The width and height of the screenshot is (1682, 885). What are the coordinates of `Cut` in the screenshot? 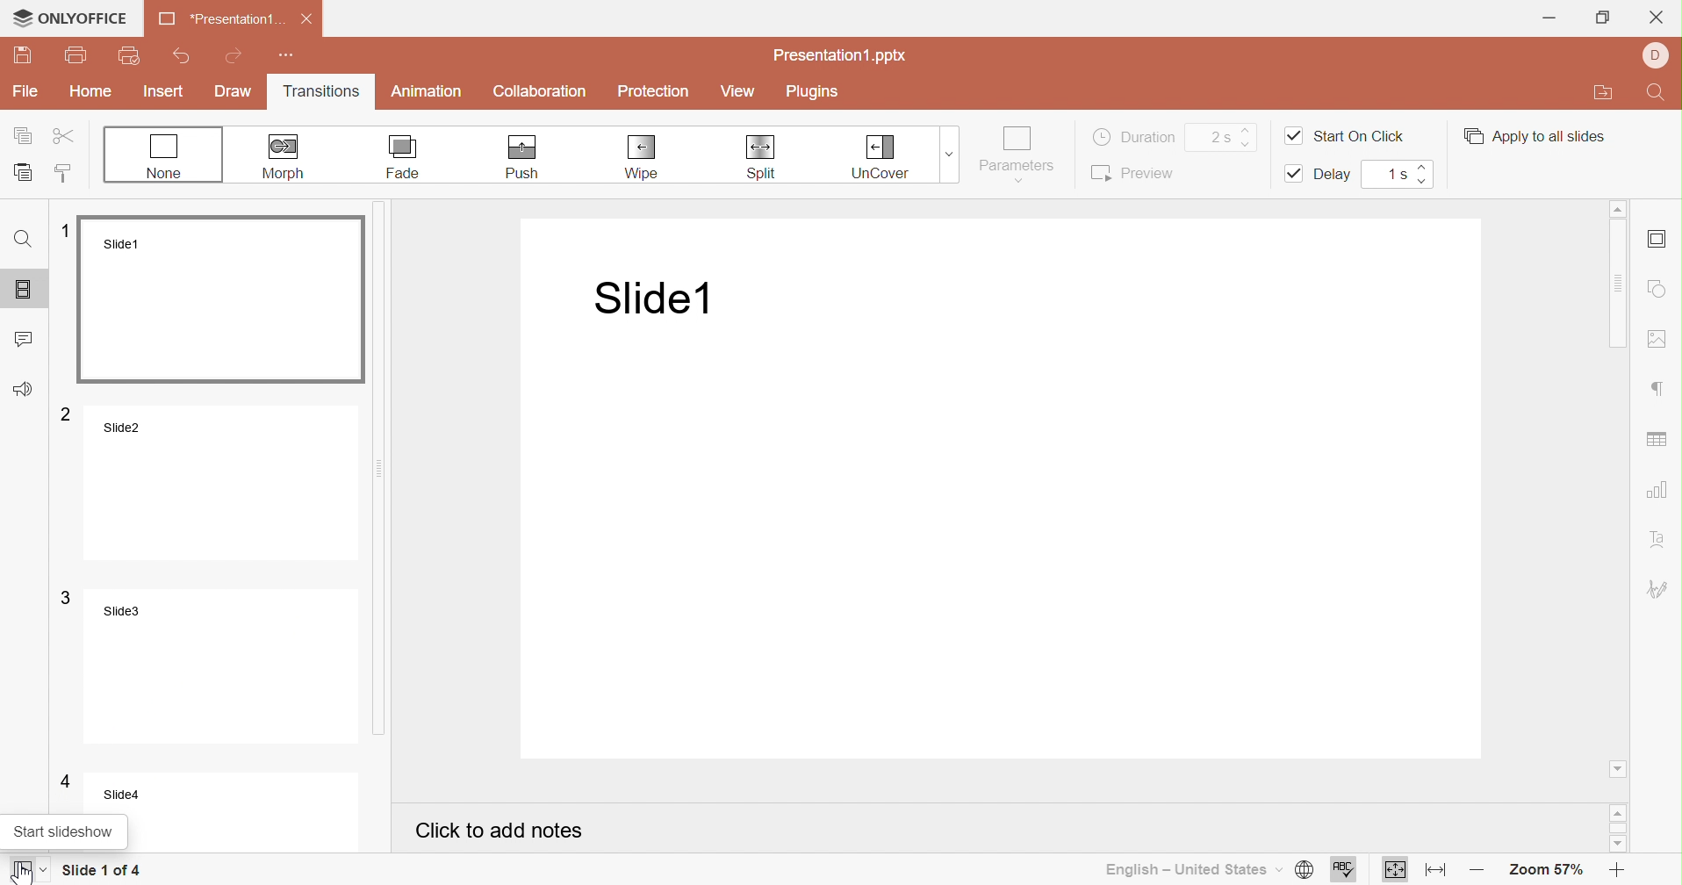 It's located at (64, 134).